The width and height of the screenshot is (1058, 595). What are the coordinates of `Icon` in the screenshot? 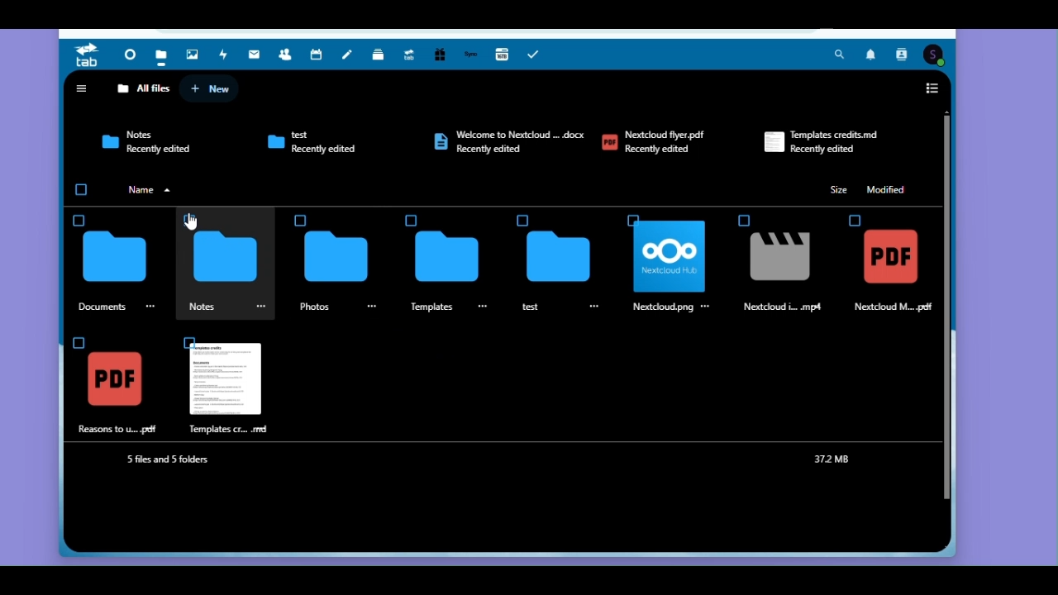 It's located at (121, 381).